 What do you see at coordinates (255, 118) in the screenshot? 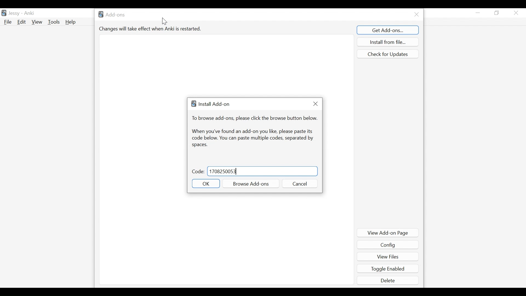
I see `To browse add-ons, please click the browse button belo` at bounding box center [255, 118].